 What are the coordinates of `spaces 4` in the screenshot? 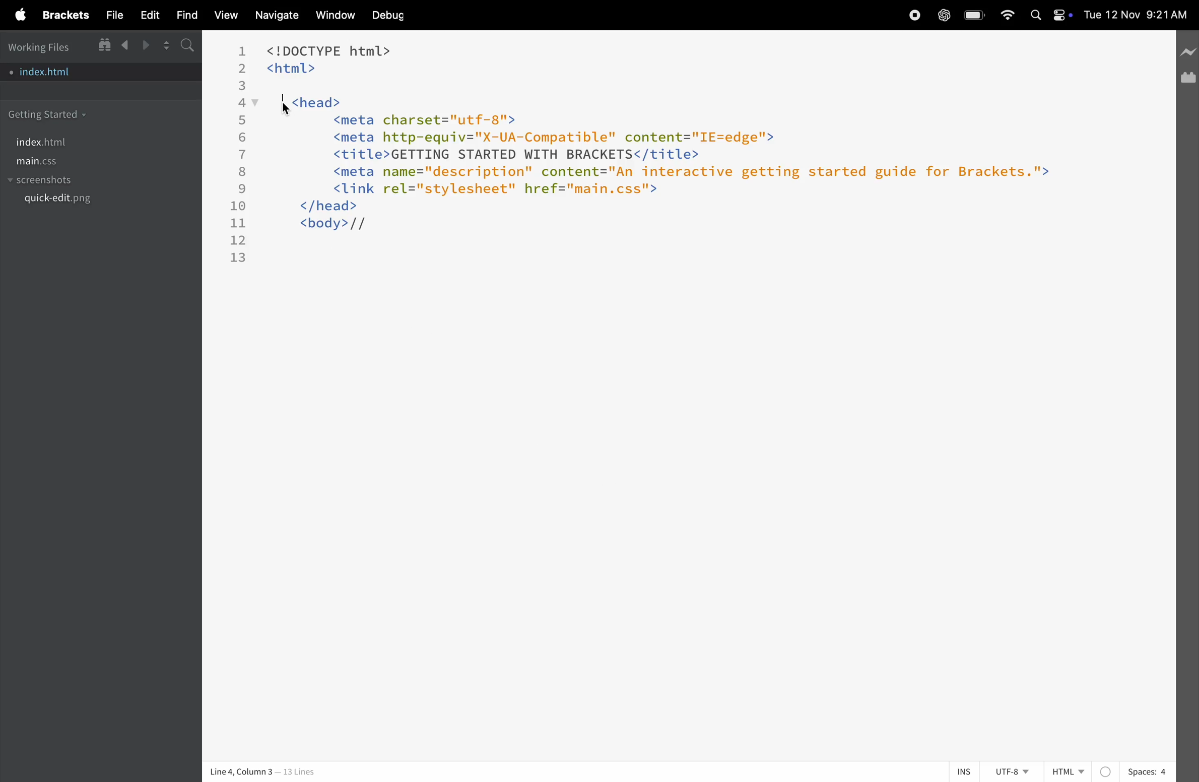 It's located at (1147, 771).